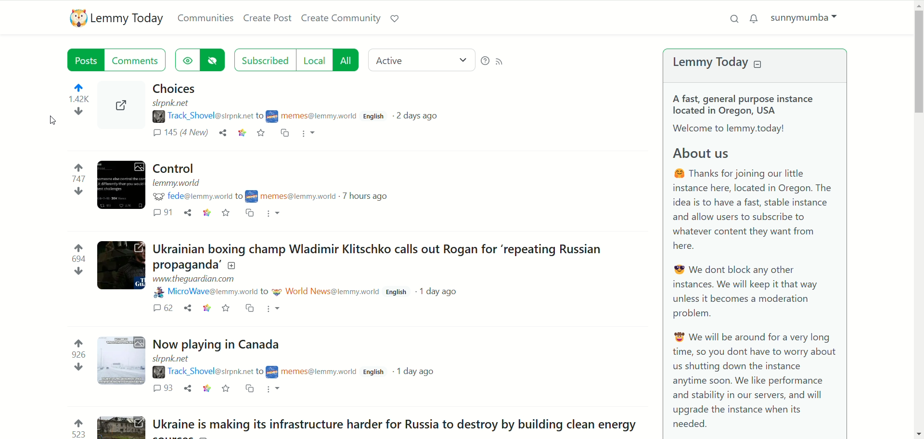 The image size is (924, 439). I want to click on share, so click(187, 213).